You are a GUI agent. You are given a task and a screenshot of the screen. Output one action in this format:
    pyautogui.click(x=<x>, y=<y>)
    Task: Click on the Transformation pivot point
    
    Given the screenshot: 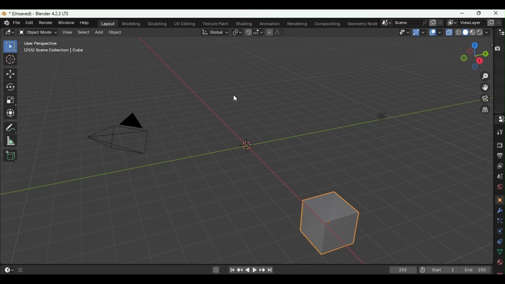 What is the action you would take?
    pyautogui.click(x=238, y=32)
    